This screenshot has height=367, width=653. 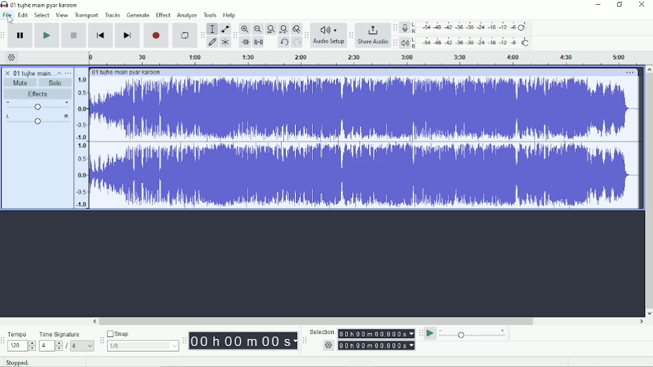 I want to click on Horizontal scrollbar, so click(x=368, y=322).